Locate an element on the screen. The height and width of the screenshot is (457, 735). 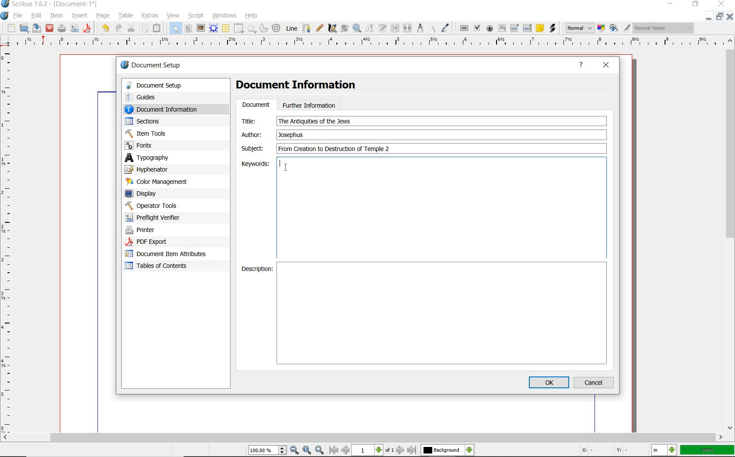
eye dropper is located at coordinates (446, 28).